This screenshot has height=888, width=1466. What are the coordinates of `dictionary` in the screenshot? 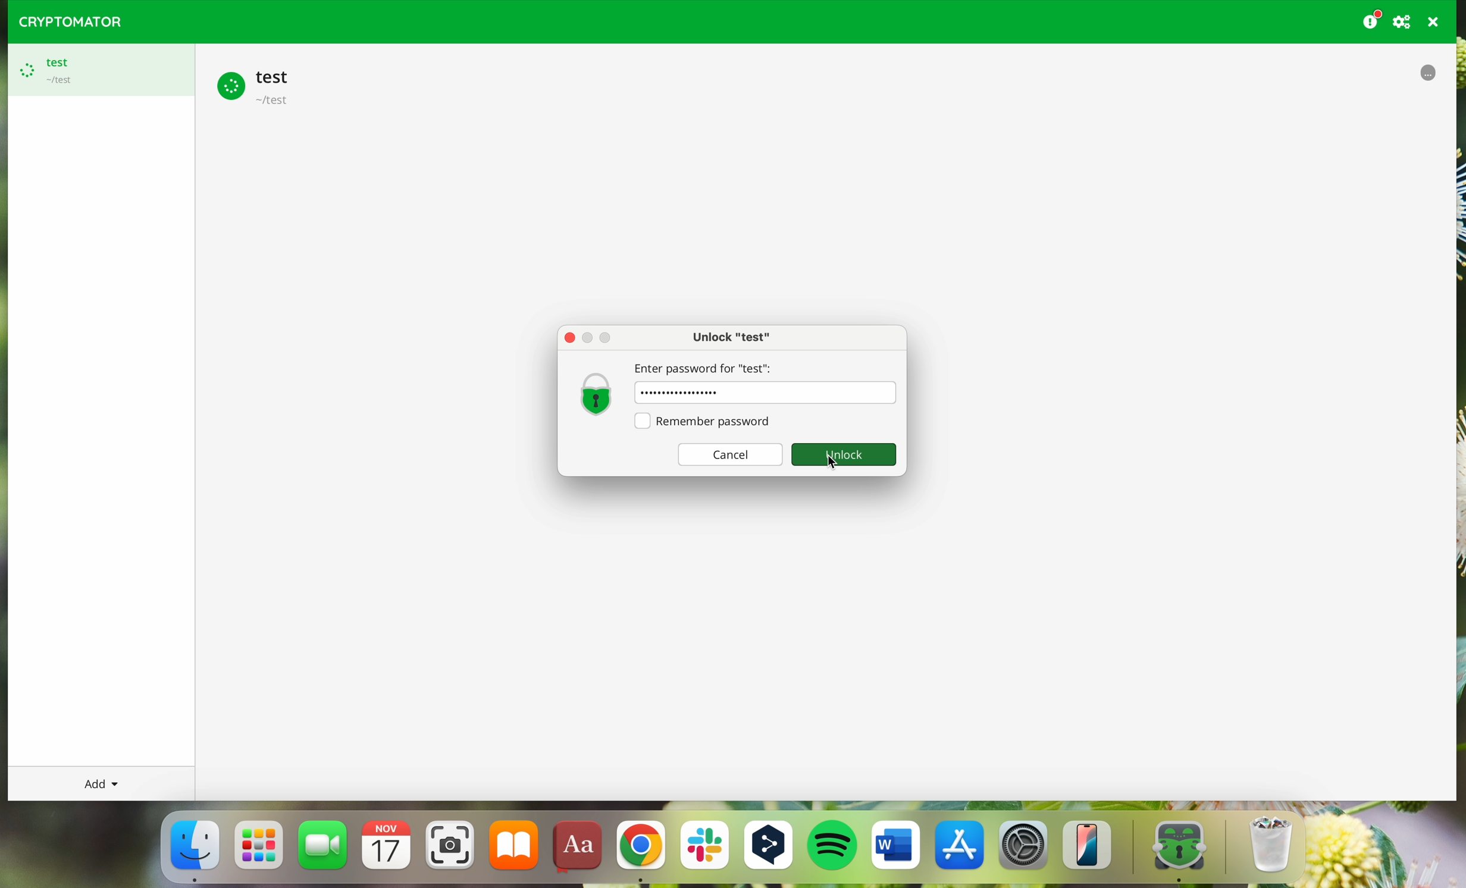 It's located at (580, 850).